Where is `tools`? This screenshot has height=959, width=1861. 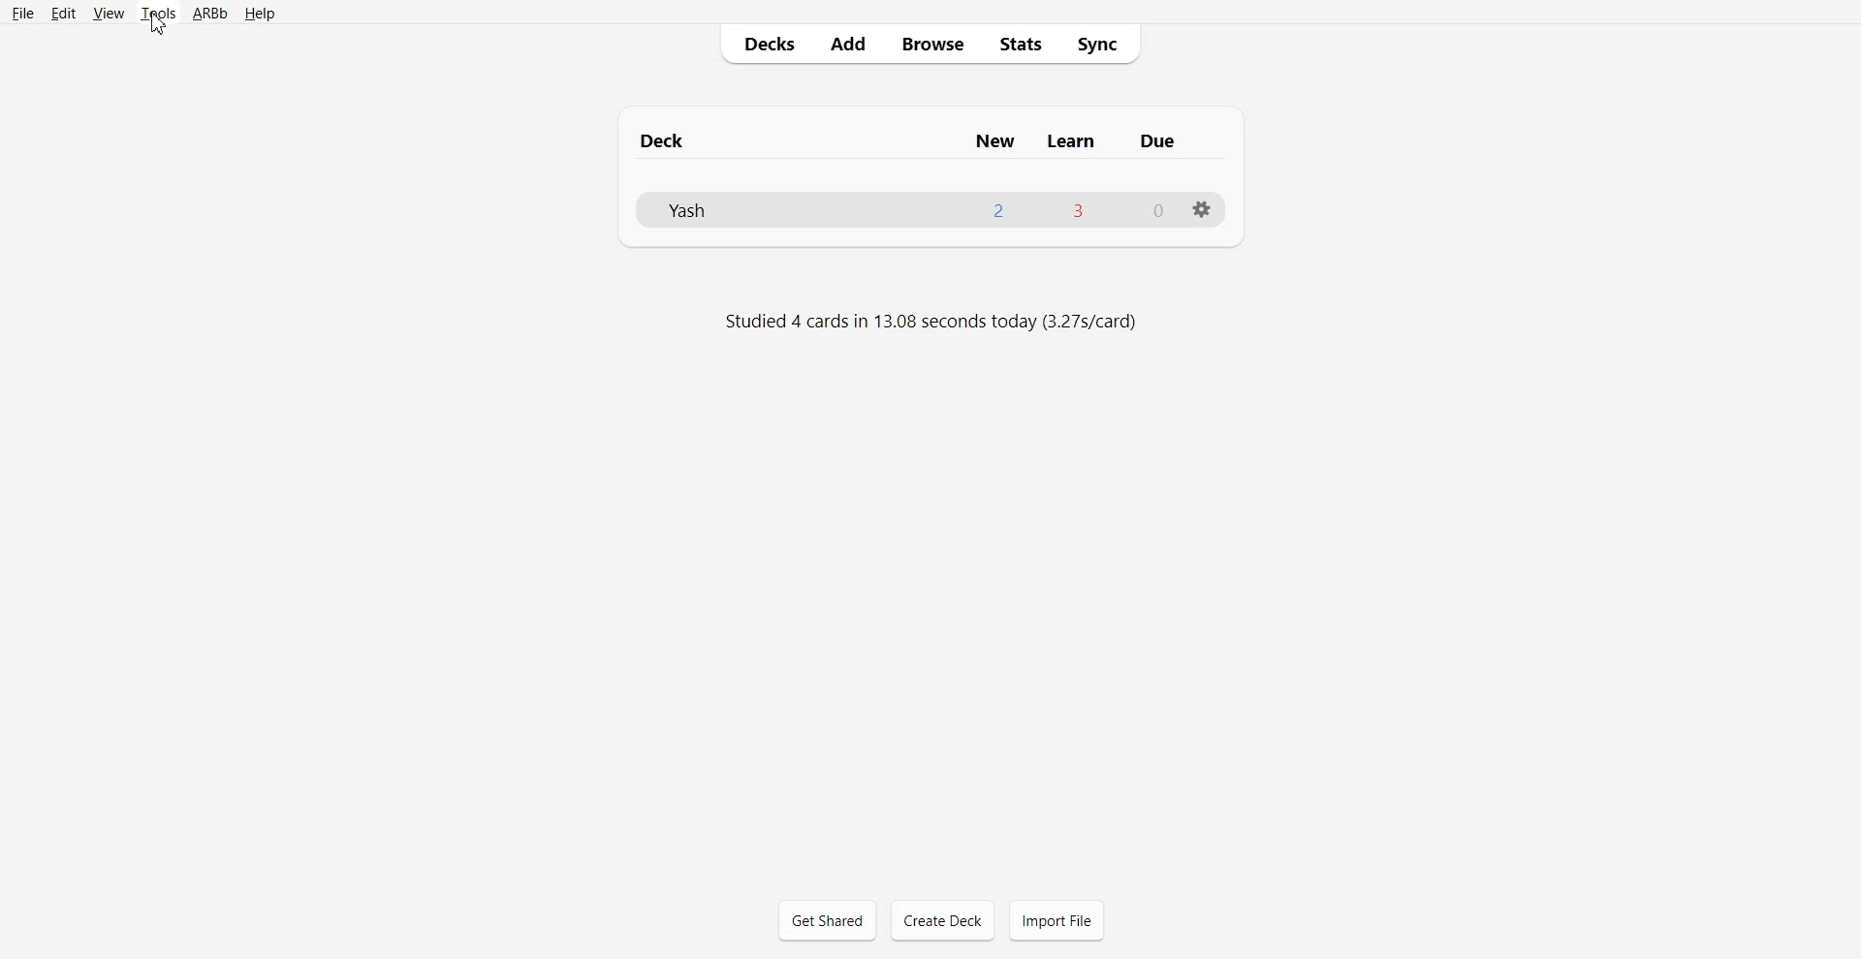
tools is located at coordinates (157, 13).